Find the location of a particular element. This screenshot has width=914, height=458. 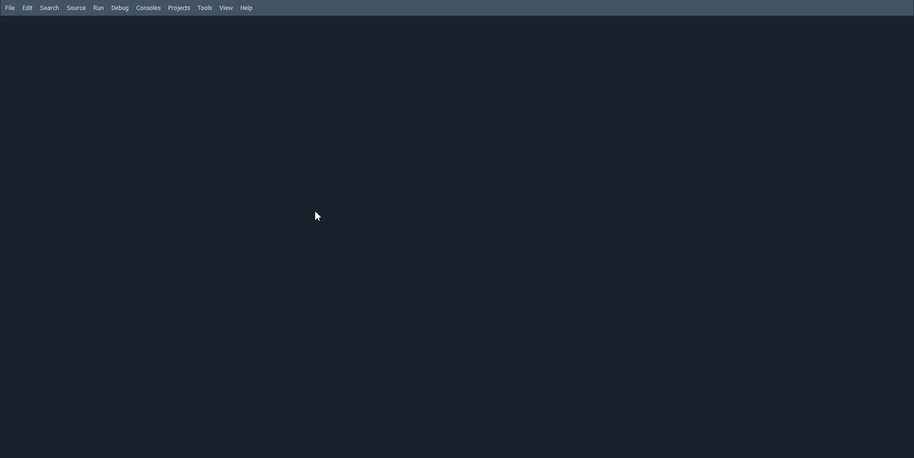

Search is located at coordinates (50, 8).